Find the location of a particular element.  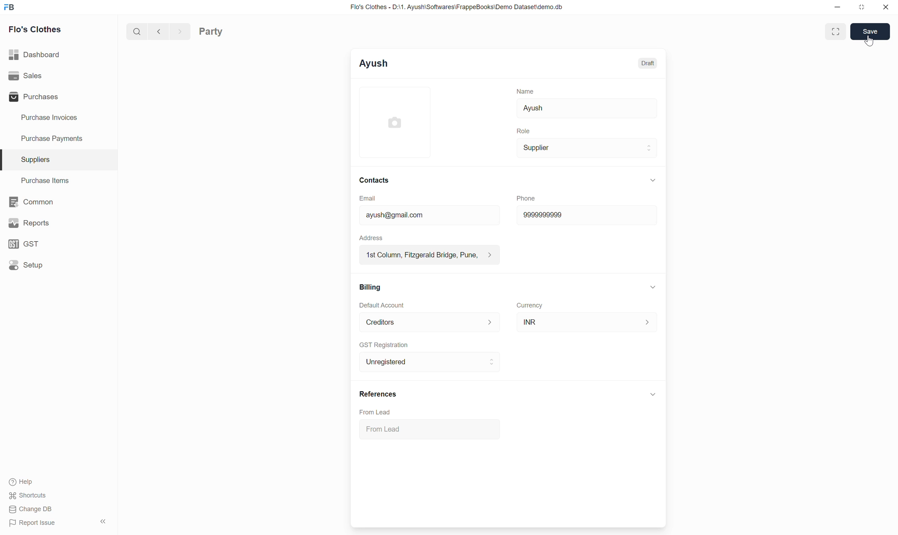

Unregistered is located at coordinates (430, 362).